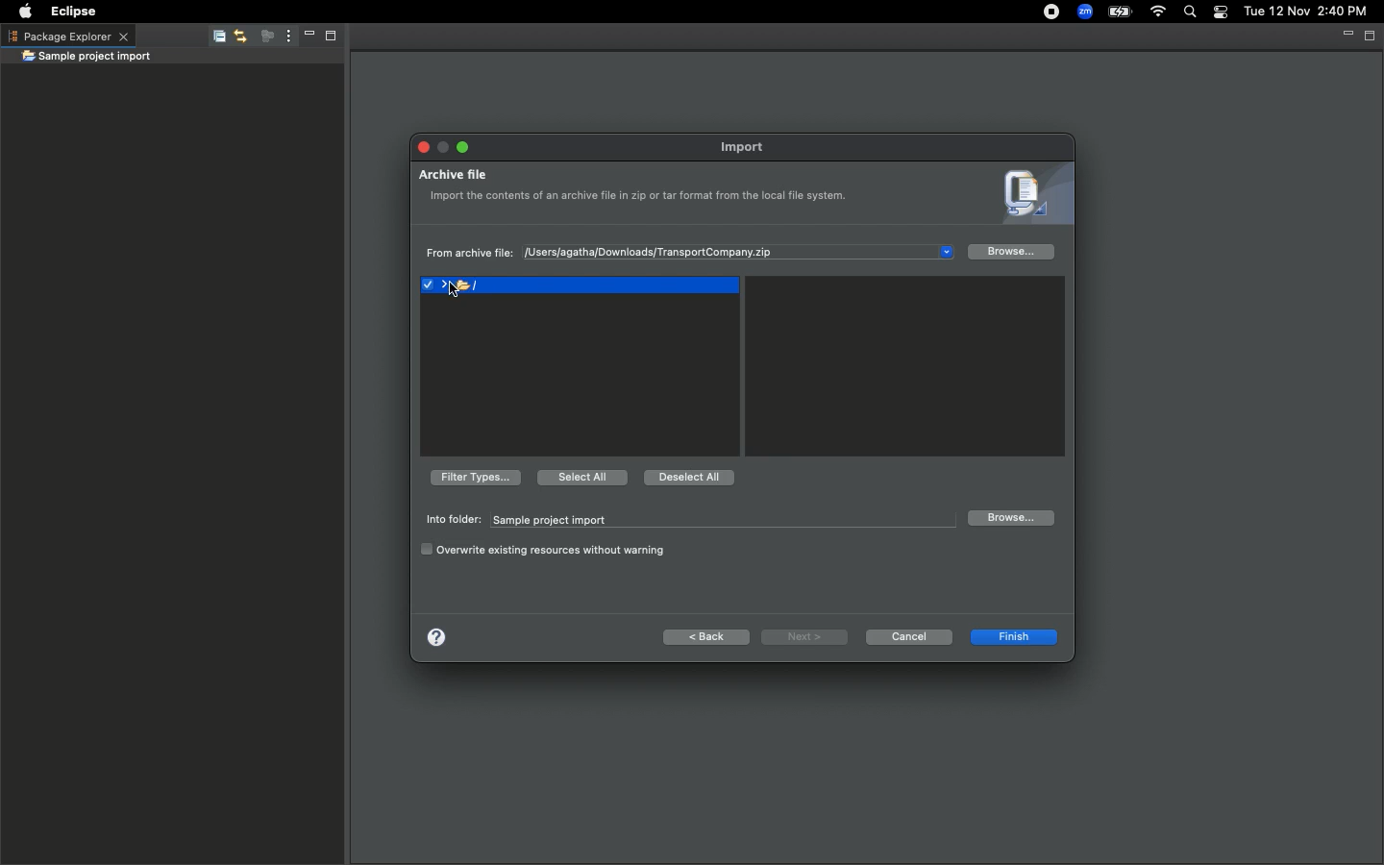 The image size is (1384, 865). I want to click on From archive file: /Users/agatha/Downloads/TransportCompany.zip., so click(636, 254).